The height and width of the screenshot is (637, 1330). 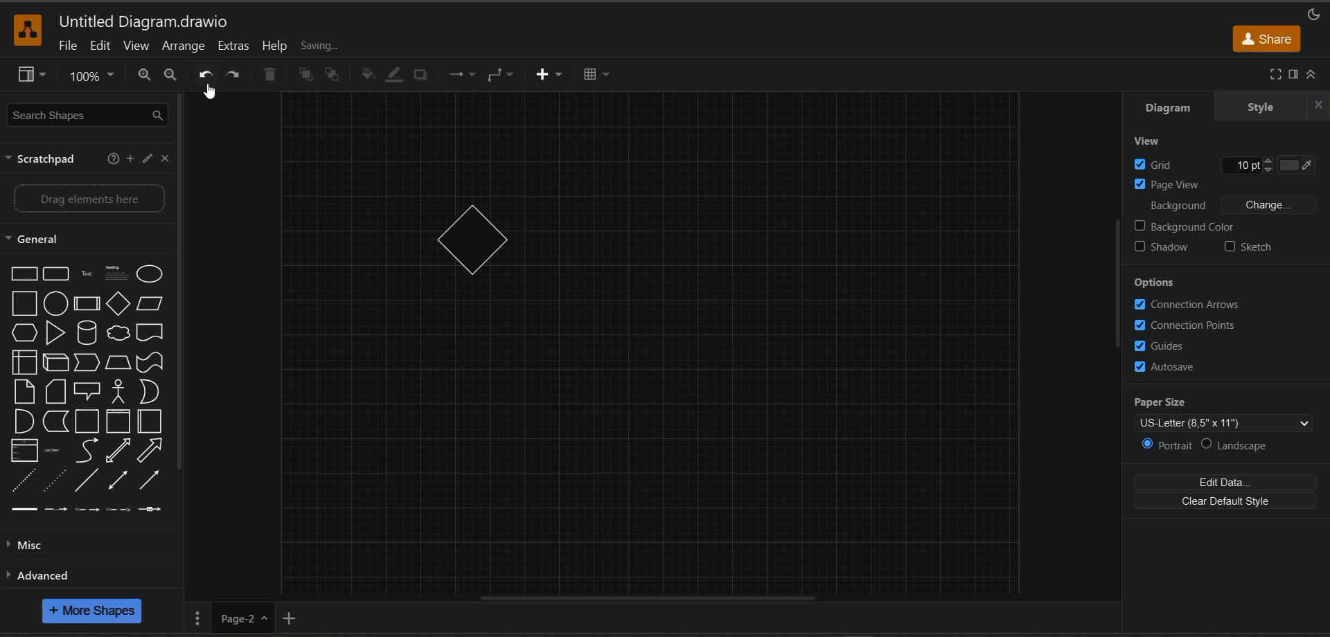 What do you see at coordinates (549, 76) in the screenshot?
I see `insert` at bounding box center [549, 76].